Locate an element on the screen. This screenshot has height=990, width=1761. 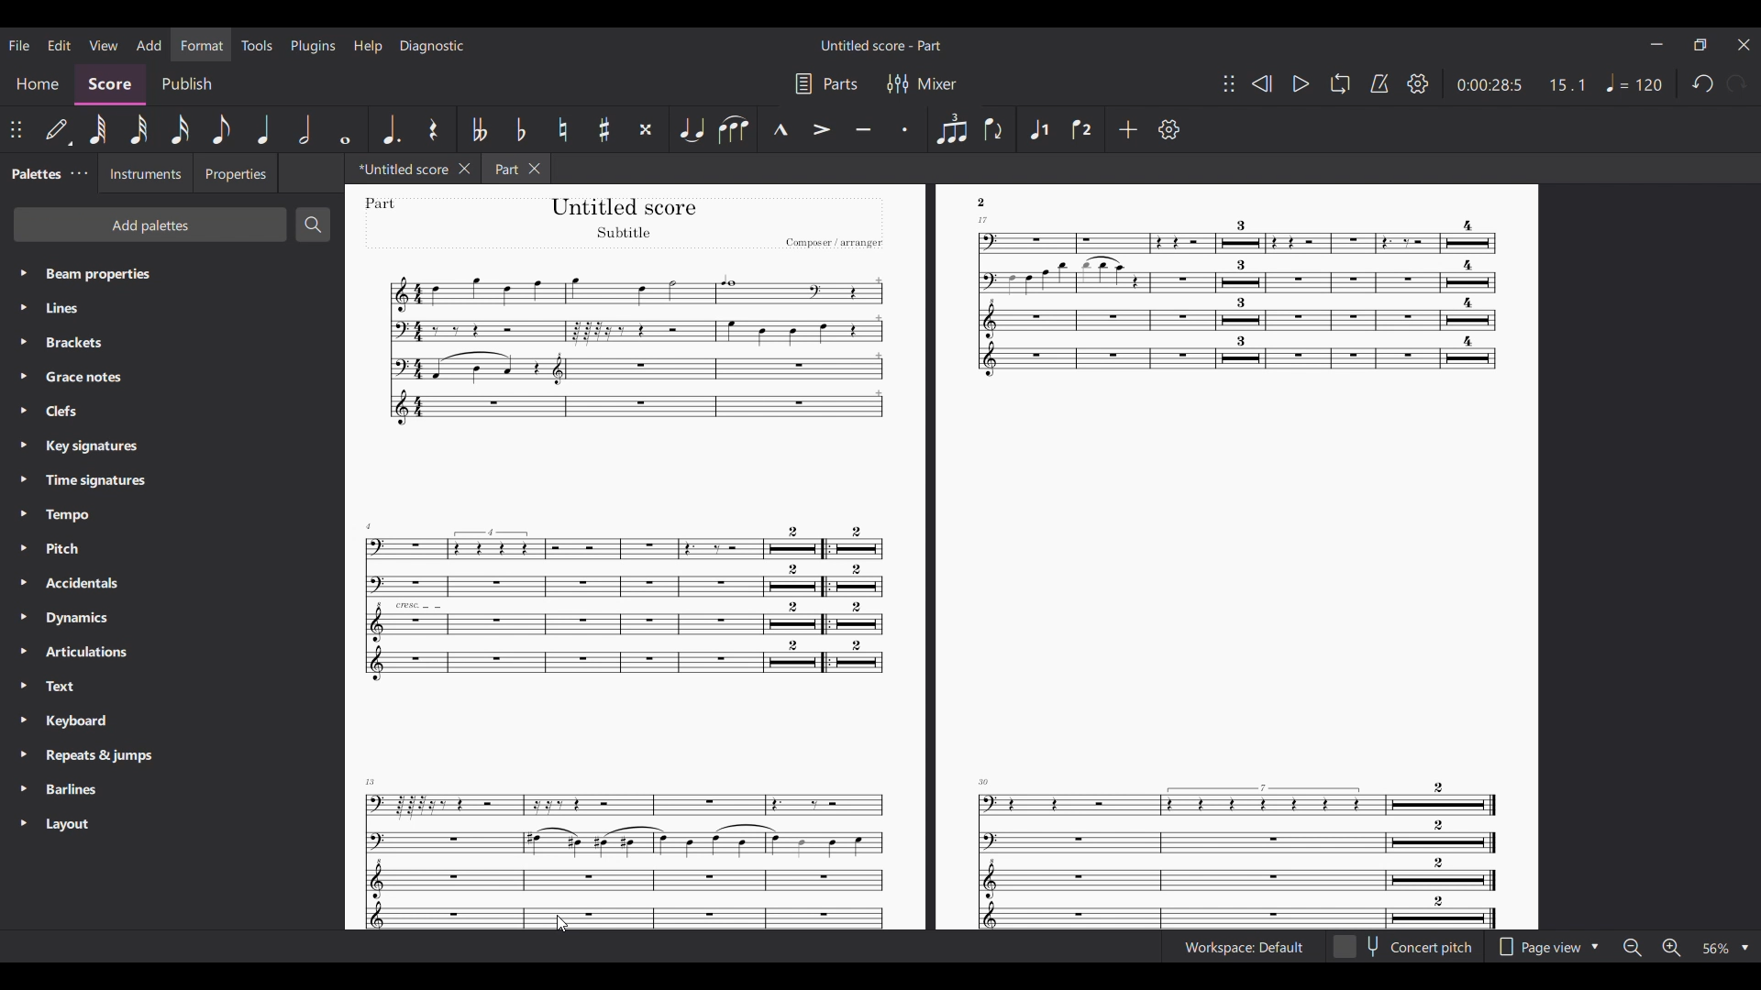
Rest is located at coordinates (433, 130).